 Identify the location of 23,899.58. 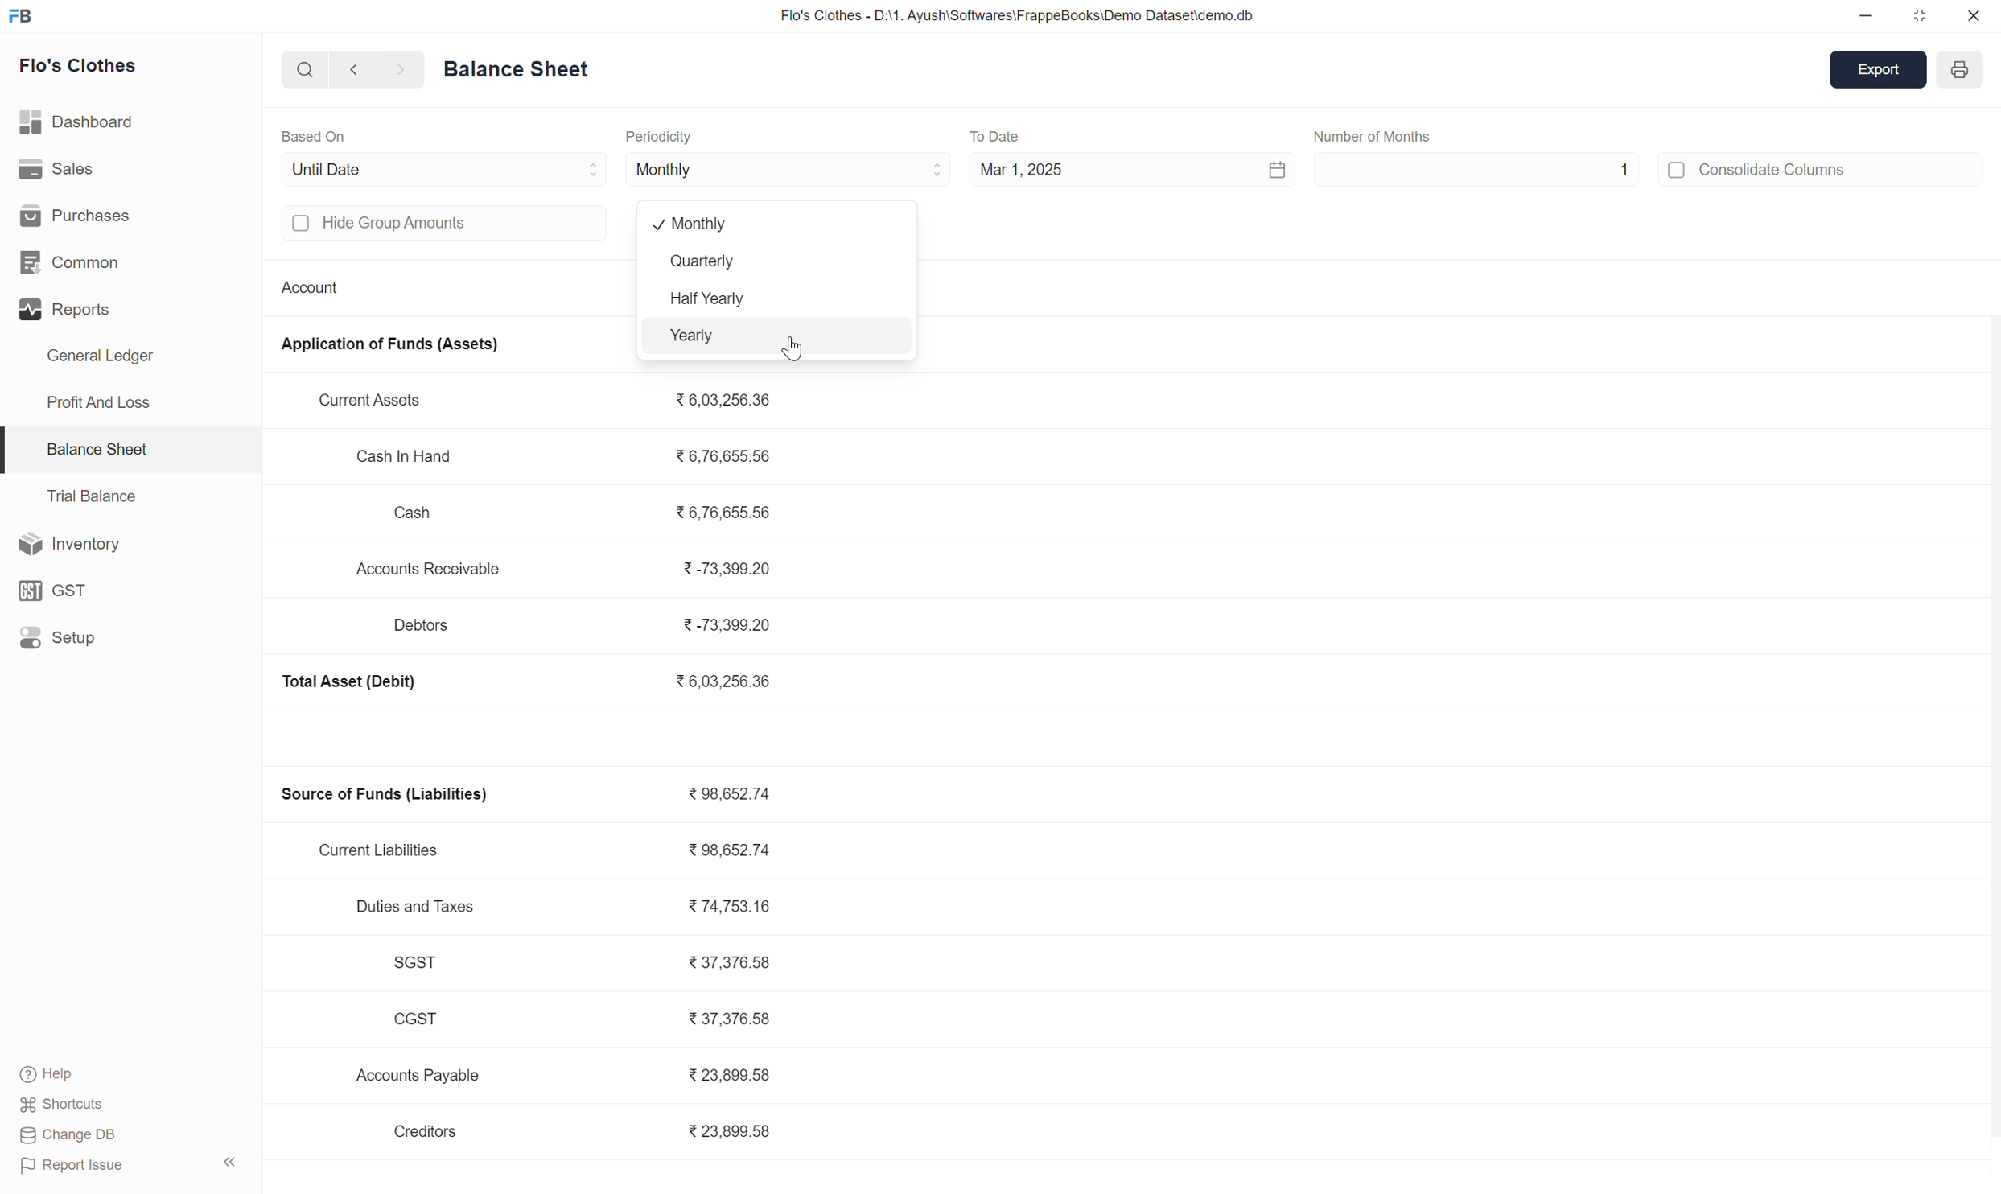
(731, 1077).